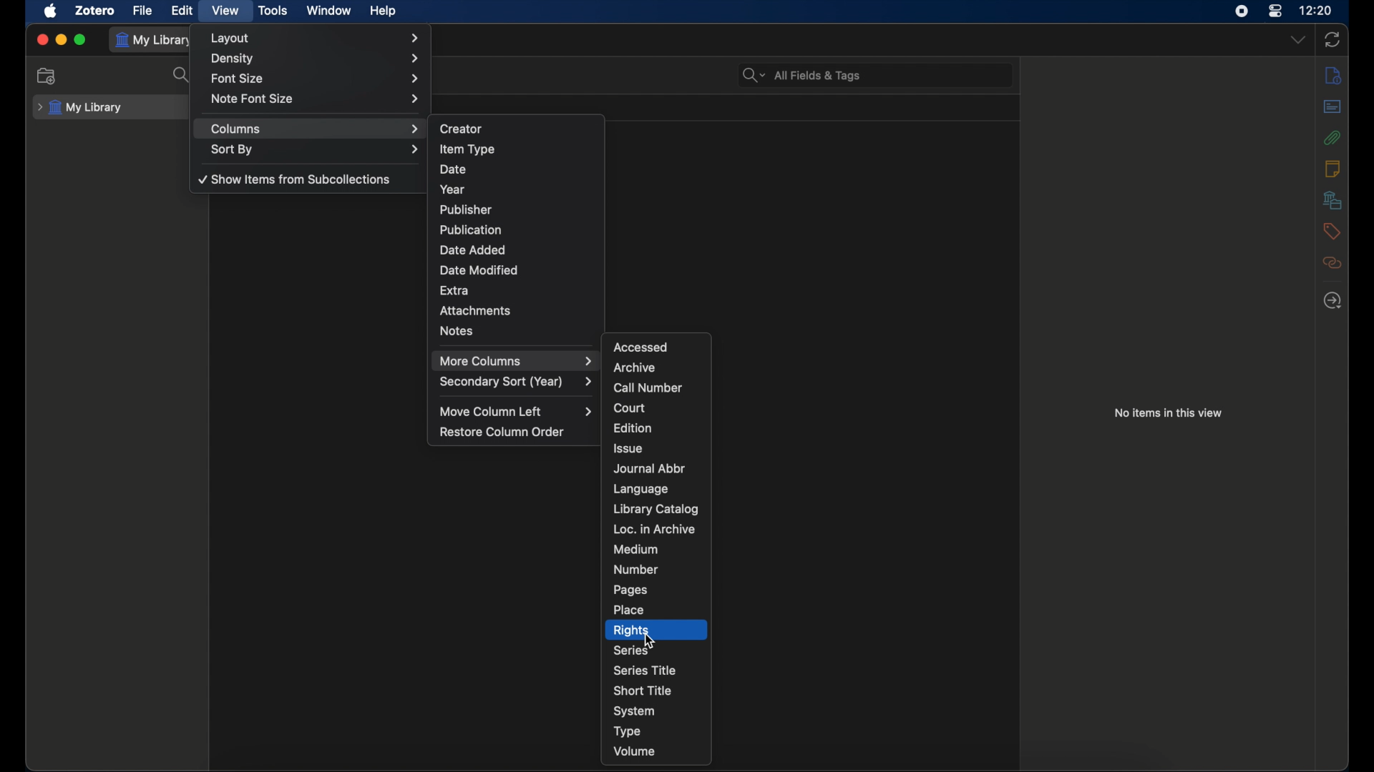  Describe the element at coordinates (635, 711) in the screenshot. I see `system` at that location.